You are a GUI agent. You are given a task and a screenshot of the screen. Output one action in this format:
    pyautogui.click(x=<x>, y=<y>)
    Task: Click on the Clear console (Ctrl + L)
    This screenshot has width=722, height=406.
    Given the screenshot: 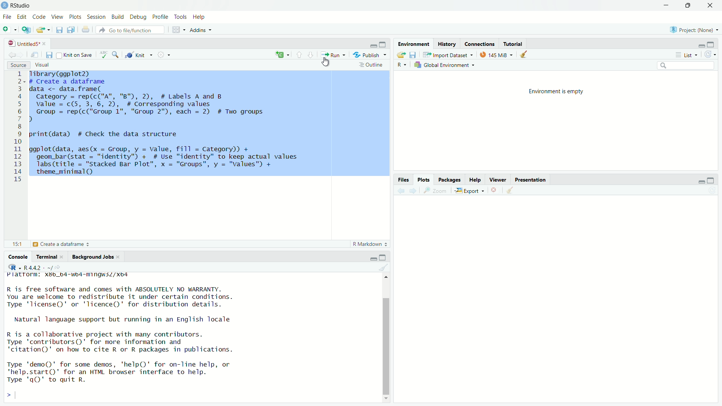 What is the action you would take?
    pyautogui.click(x=510, y=191)
    